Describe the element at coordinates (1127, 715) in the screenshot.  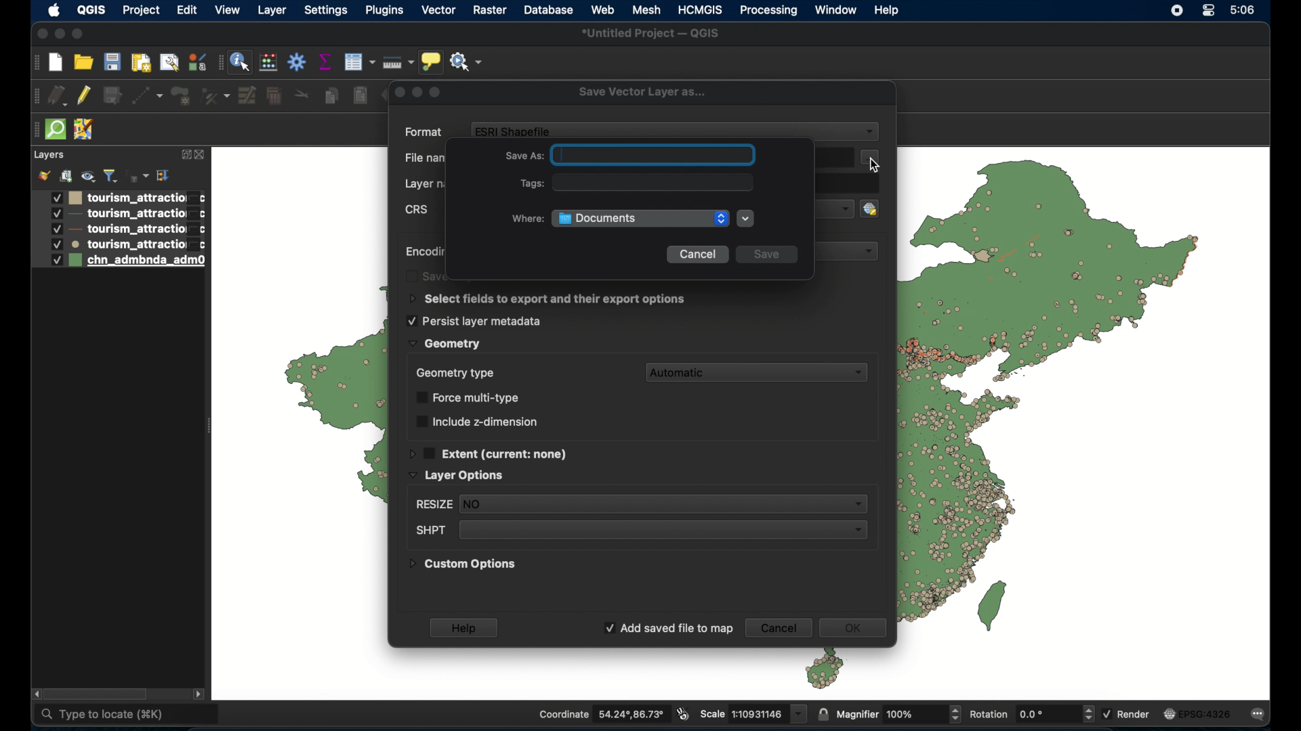
I see `render` at that location.